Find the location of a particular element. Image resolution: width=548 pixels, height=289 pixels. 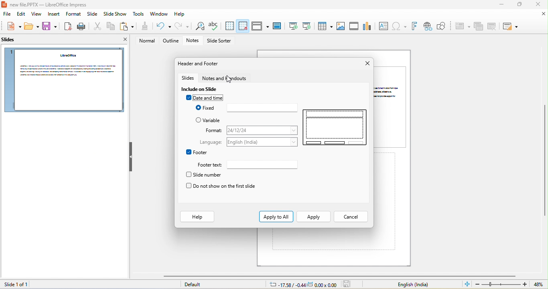

close is located at coordinates (122, 40).